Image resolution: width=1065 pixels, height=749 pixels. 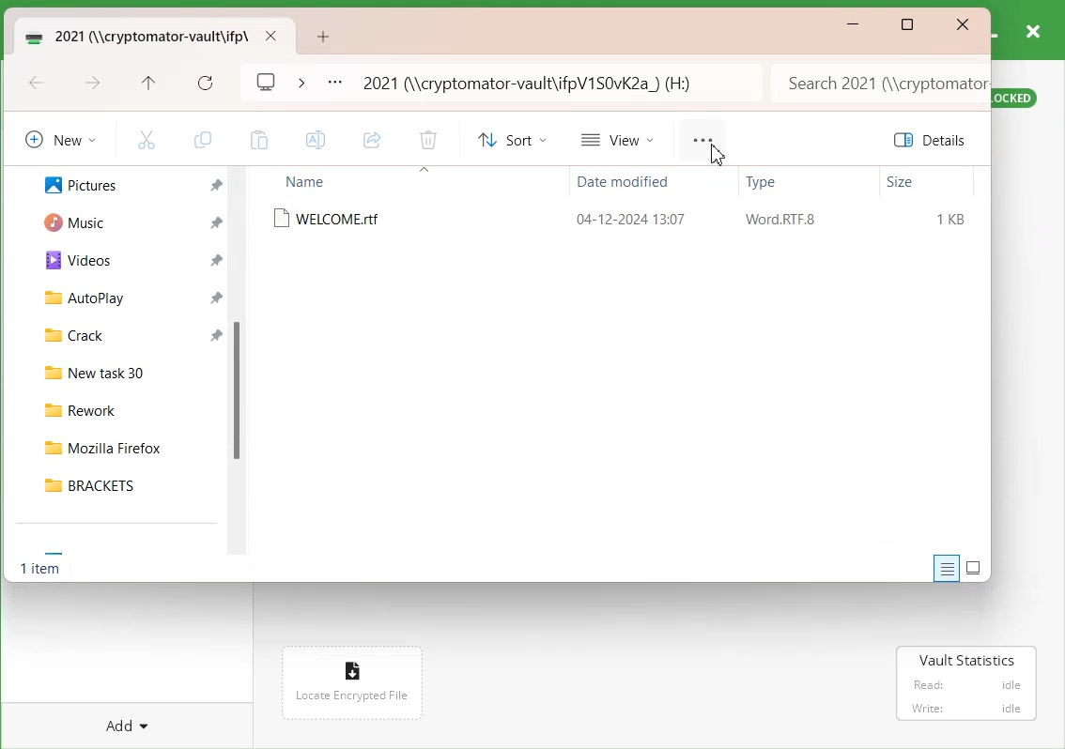 I want to click on Display information about each item to the window, so click(x=947, y=568).